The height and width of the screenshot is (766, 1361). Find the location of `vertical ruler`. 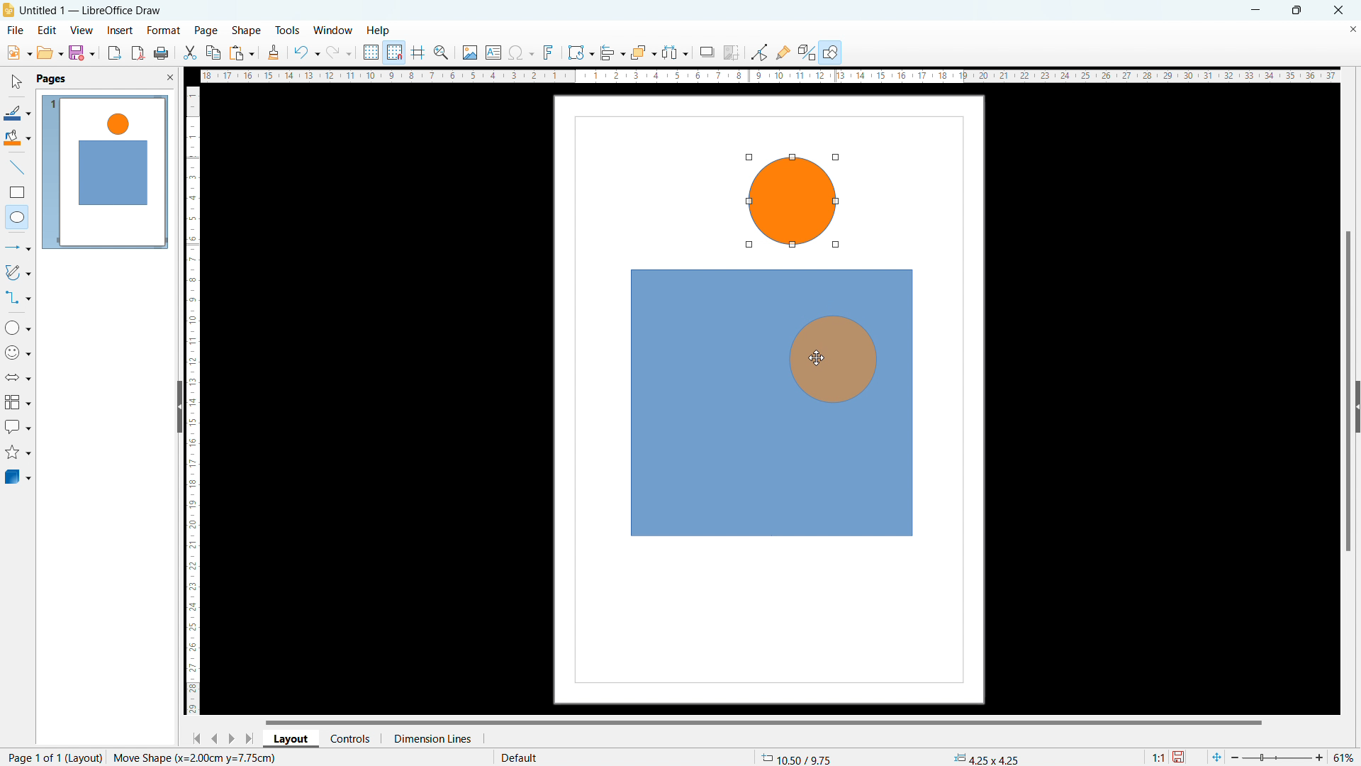

vertical ruler is located at coordinates (193, 401).